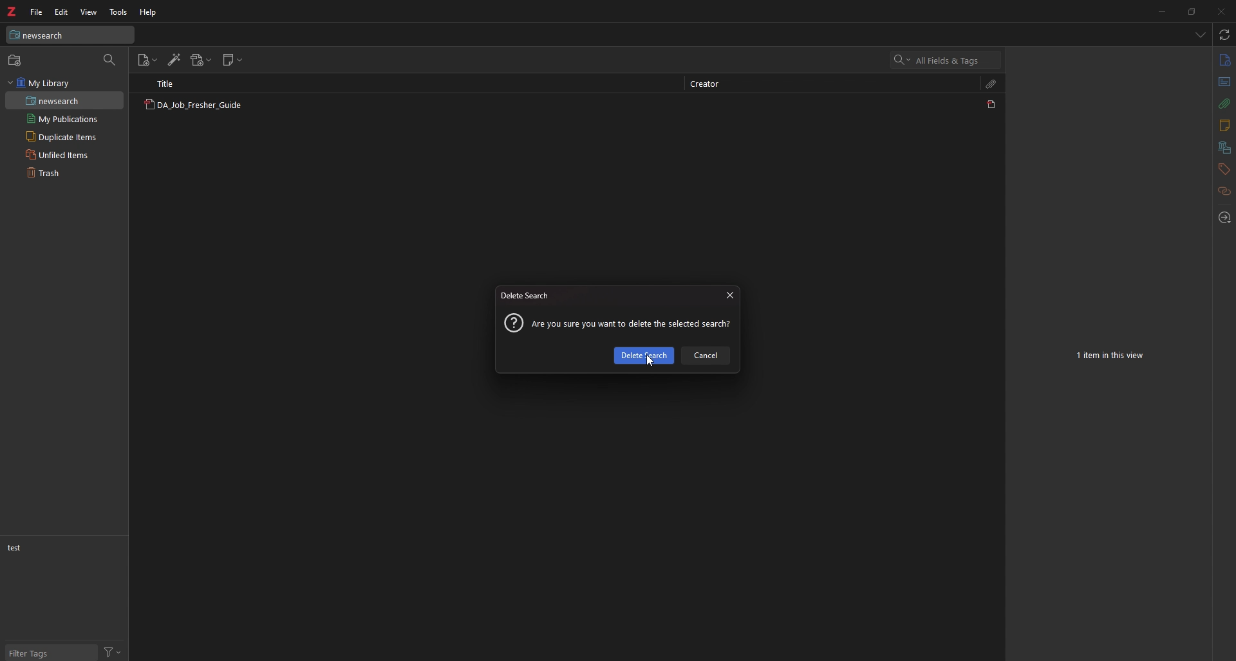 The width and height of the screenshot is (1236, 661). What do you see at coordinates (14, 12) in the screenshot?
I see `Logo` at bounding box center [14, 12].